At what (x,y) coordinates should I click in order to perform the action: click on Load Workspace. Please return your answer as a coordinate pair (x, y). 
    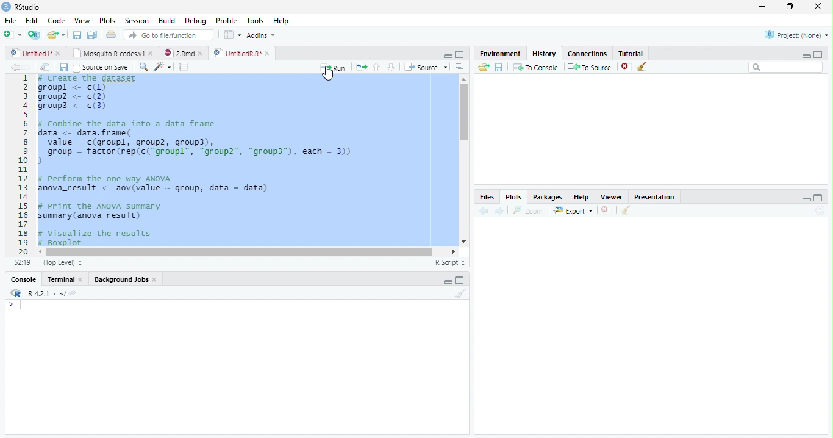
    Looking at the image, I should click on (484, 68).